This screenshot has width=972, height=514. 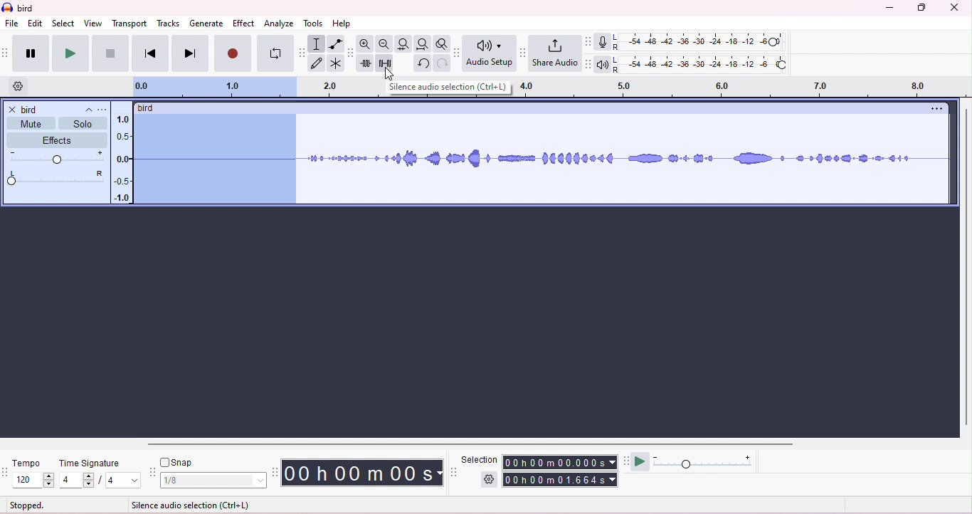 I want to click on silence audio selection (Ctrl+L), so click(x=450, y=88).